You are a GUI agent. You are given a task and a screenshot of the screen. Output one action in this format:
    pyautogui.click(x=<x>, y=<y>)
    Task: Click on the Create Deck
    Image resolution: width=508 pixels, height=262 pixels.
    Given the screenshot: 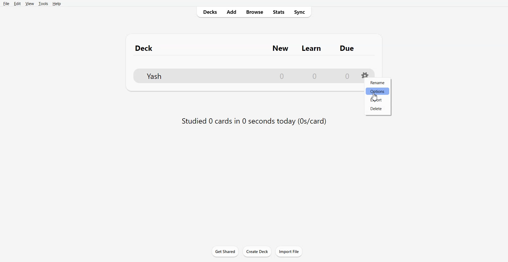 What is the action you would take?
    pyautogui.click(x=257, y=251)
    